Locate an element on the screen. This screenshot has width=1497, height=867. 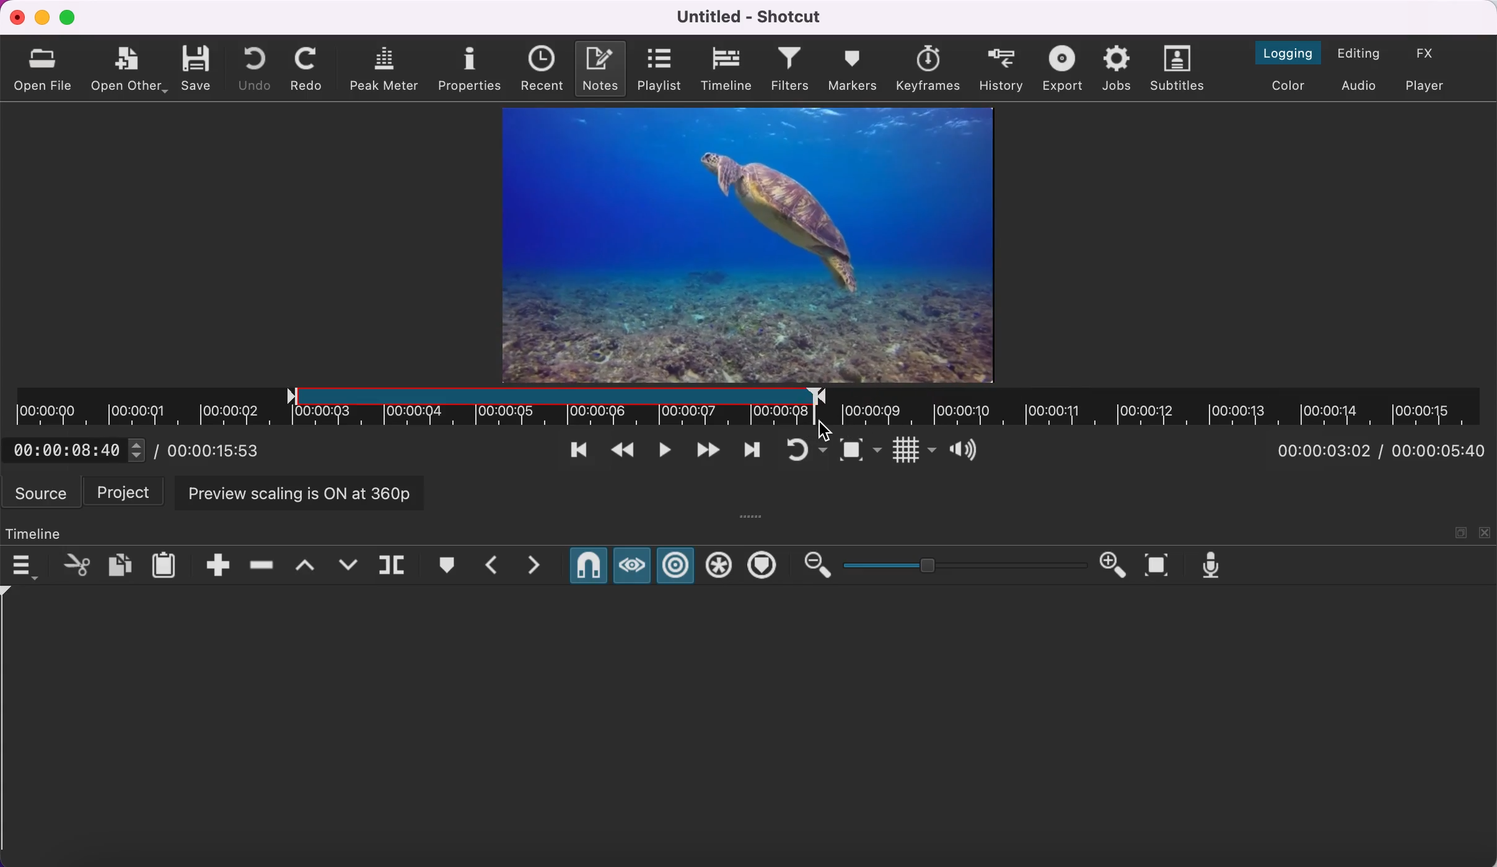
snap is located at coordinates (587, 565).